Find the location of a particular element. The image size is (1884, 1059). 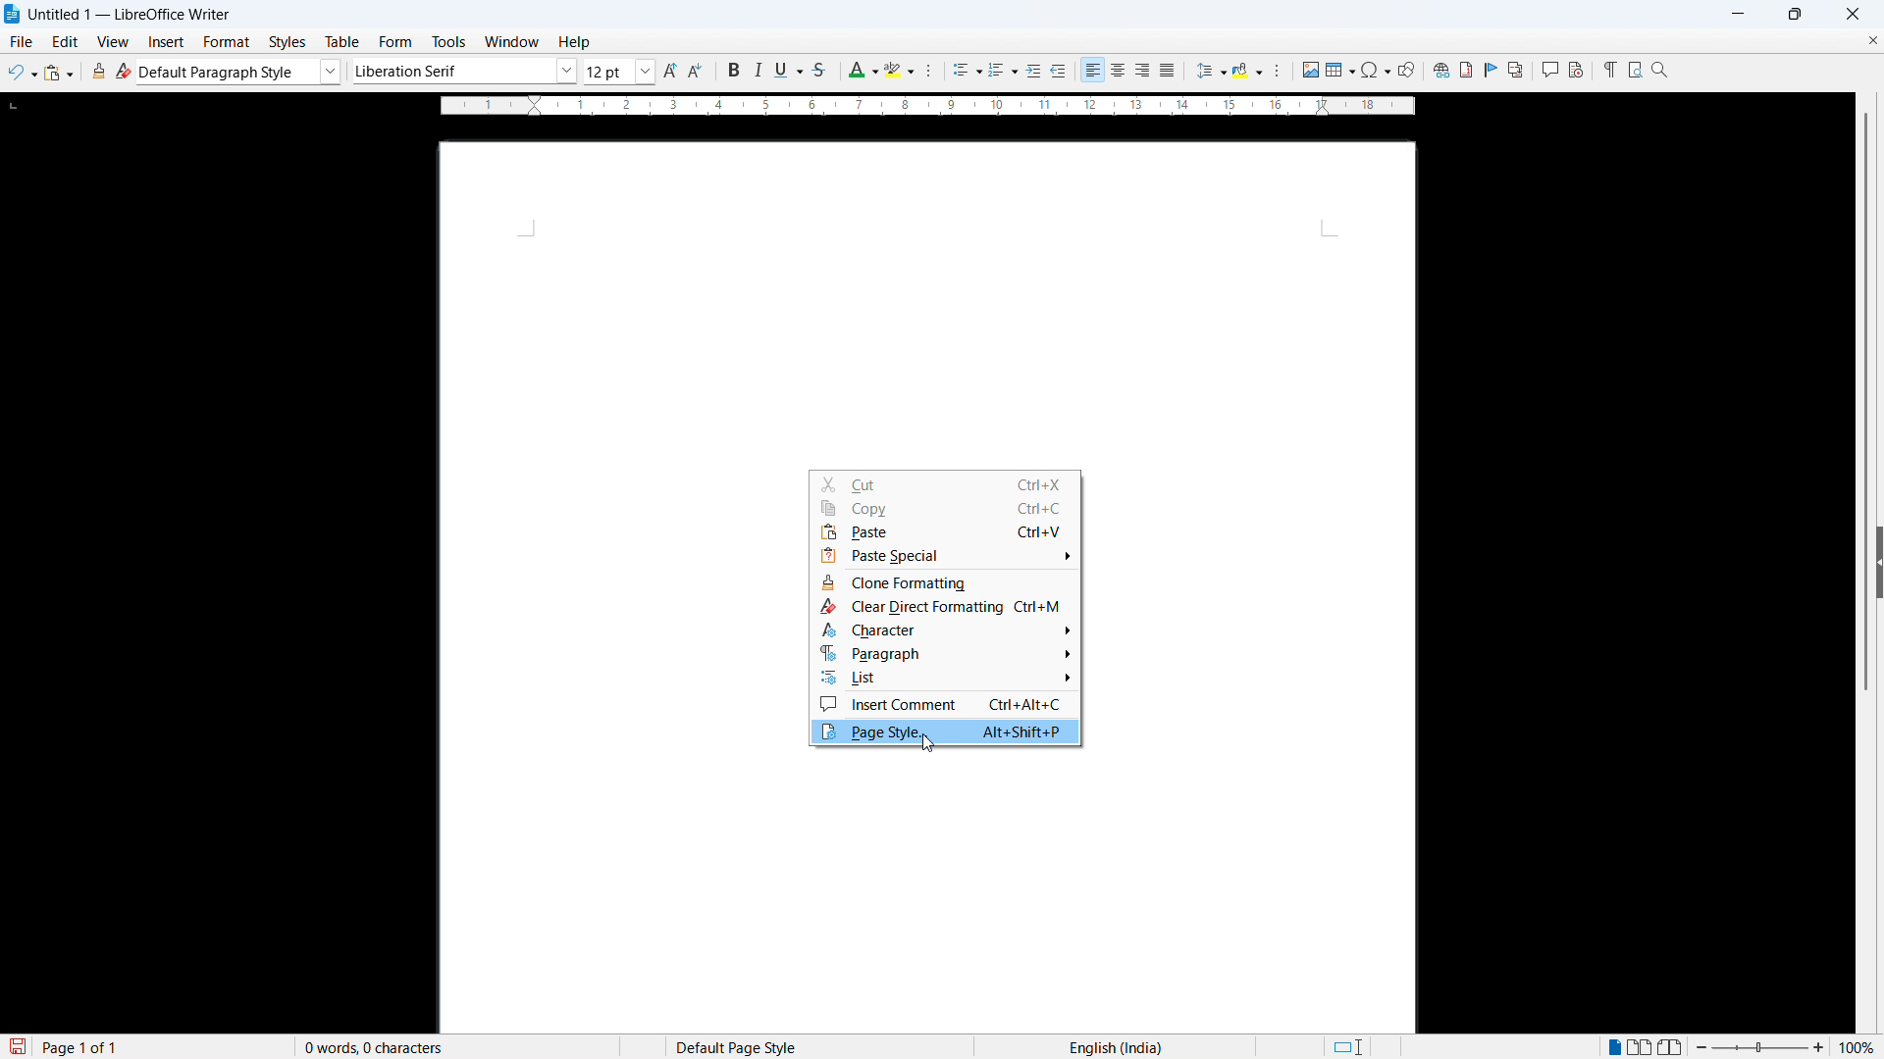

cut  is located at coordinates (943, 483).